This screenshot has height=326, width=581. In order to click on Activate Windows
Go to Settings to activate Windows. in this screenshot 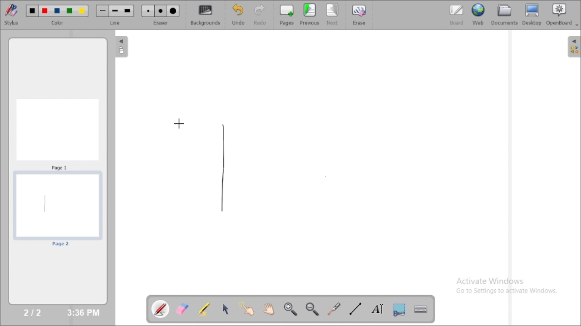, I will do `click(509, 287)`.